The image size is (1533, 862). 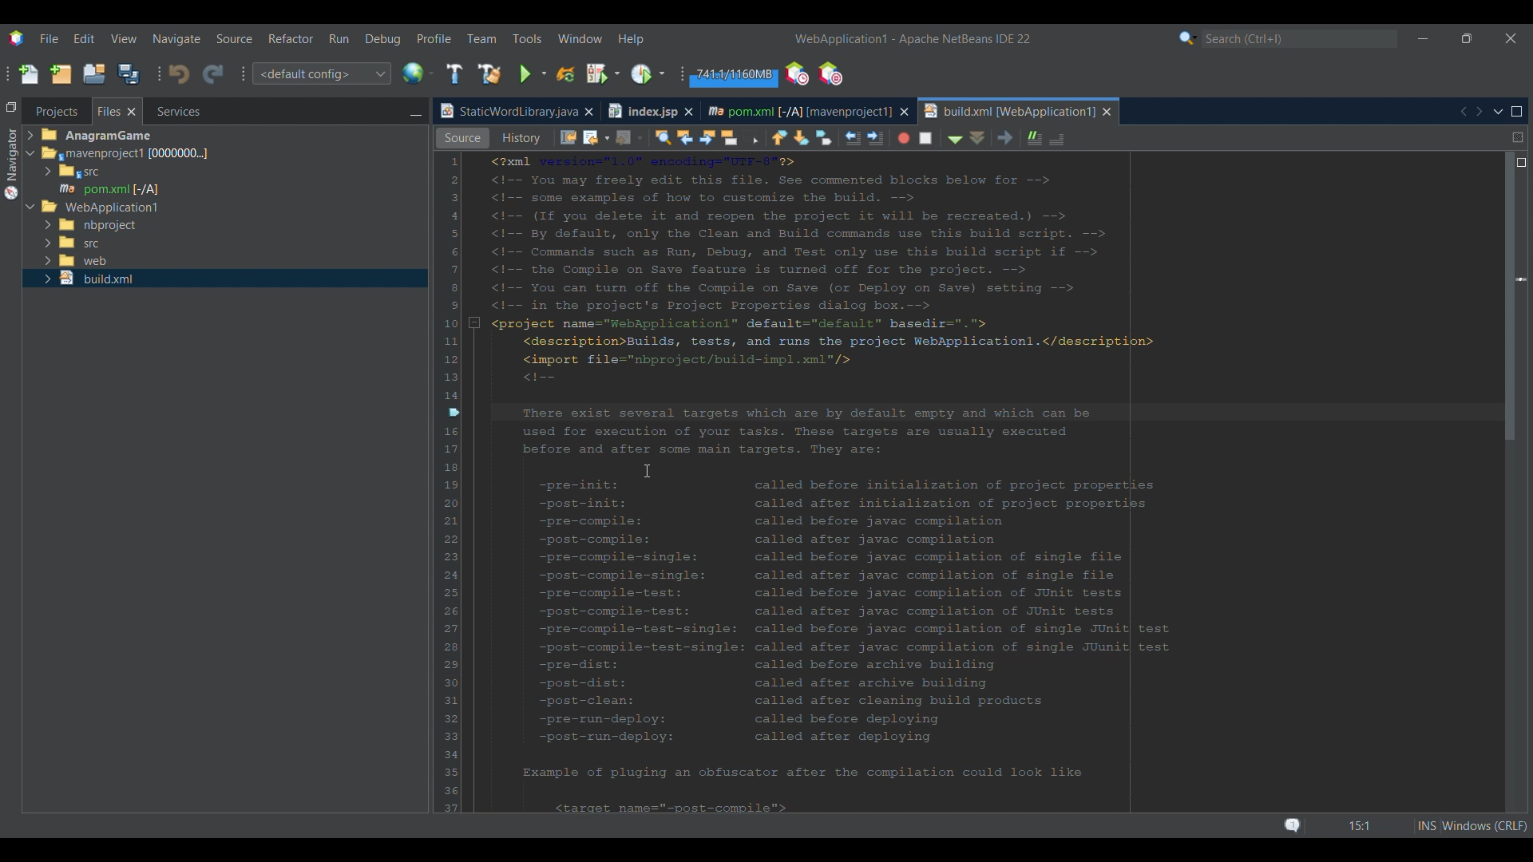 What do you see at coordinates (647, 471) in the screenshot?
I see `Cursor` at bounding box center [647, 471].